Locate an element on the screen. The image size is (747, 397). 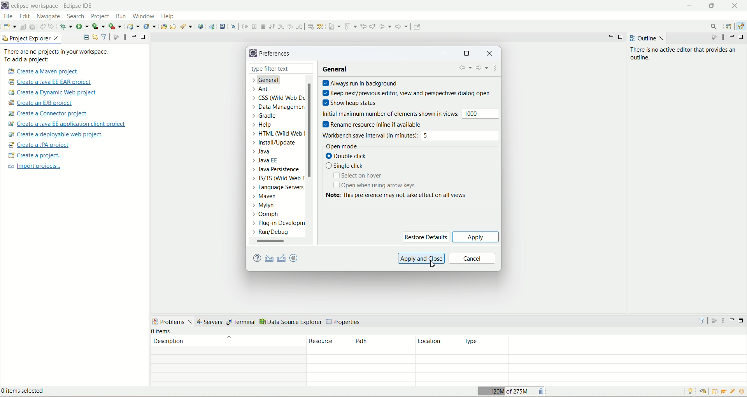
open when using arrow keys is located at coordinates (374, 185).